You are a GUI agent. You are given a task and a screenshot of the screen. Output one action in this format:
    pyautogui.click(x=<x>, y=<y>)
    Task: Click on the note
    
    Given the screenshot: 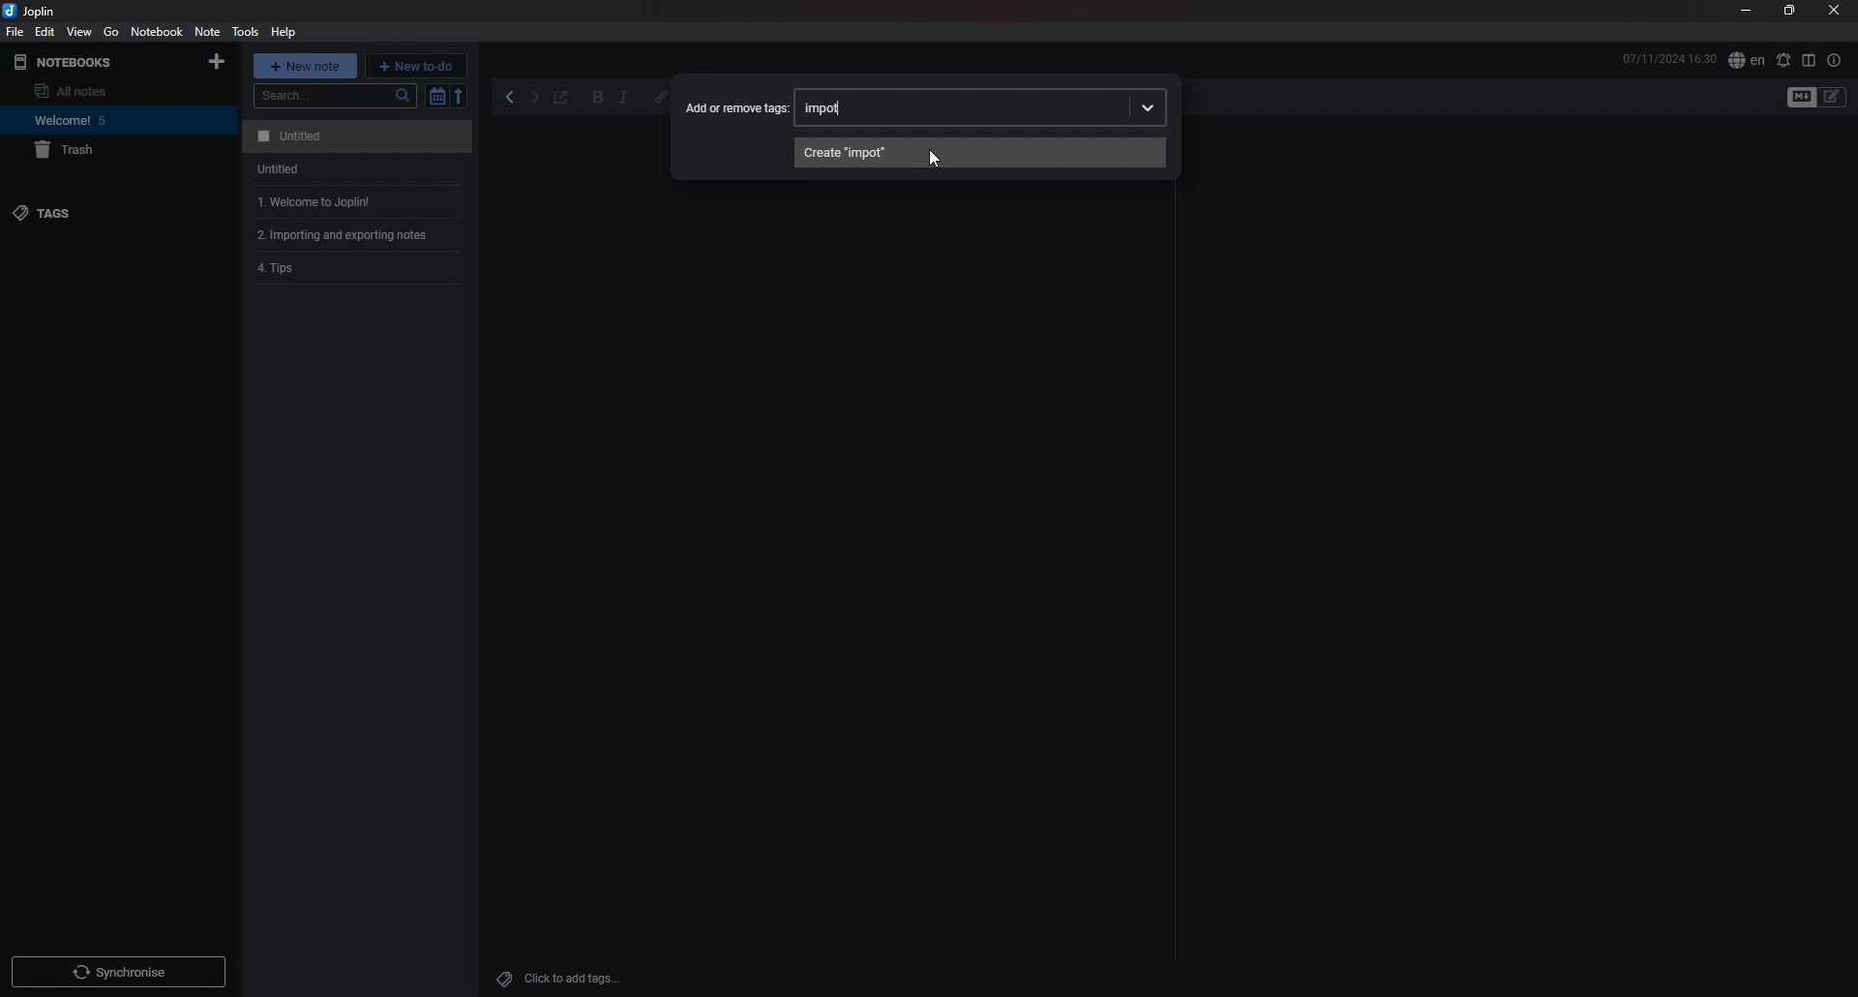 What is the action you would take?
    pyautogui.click(x=353, y=169)
    